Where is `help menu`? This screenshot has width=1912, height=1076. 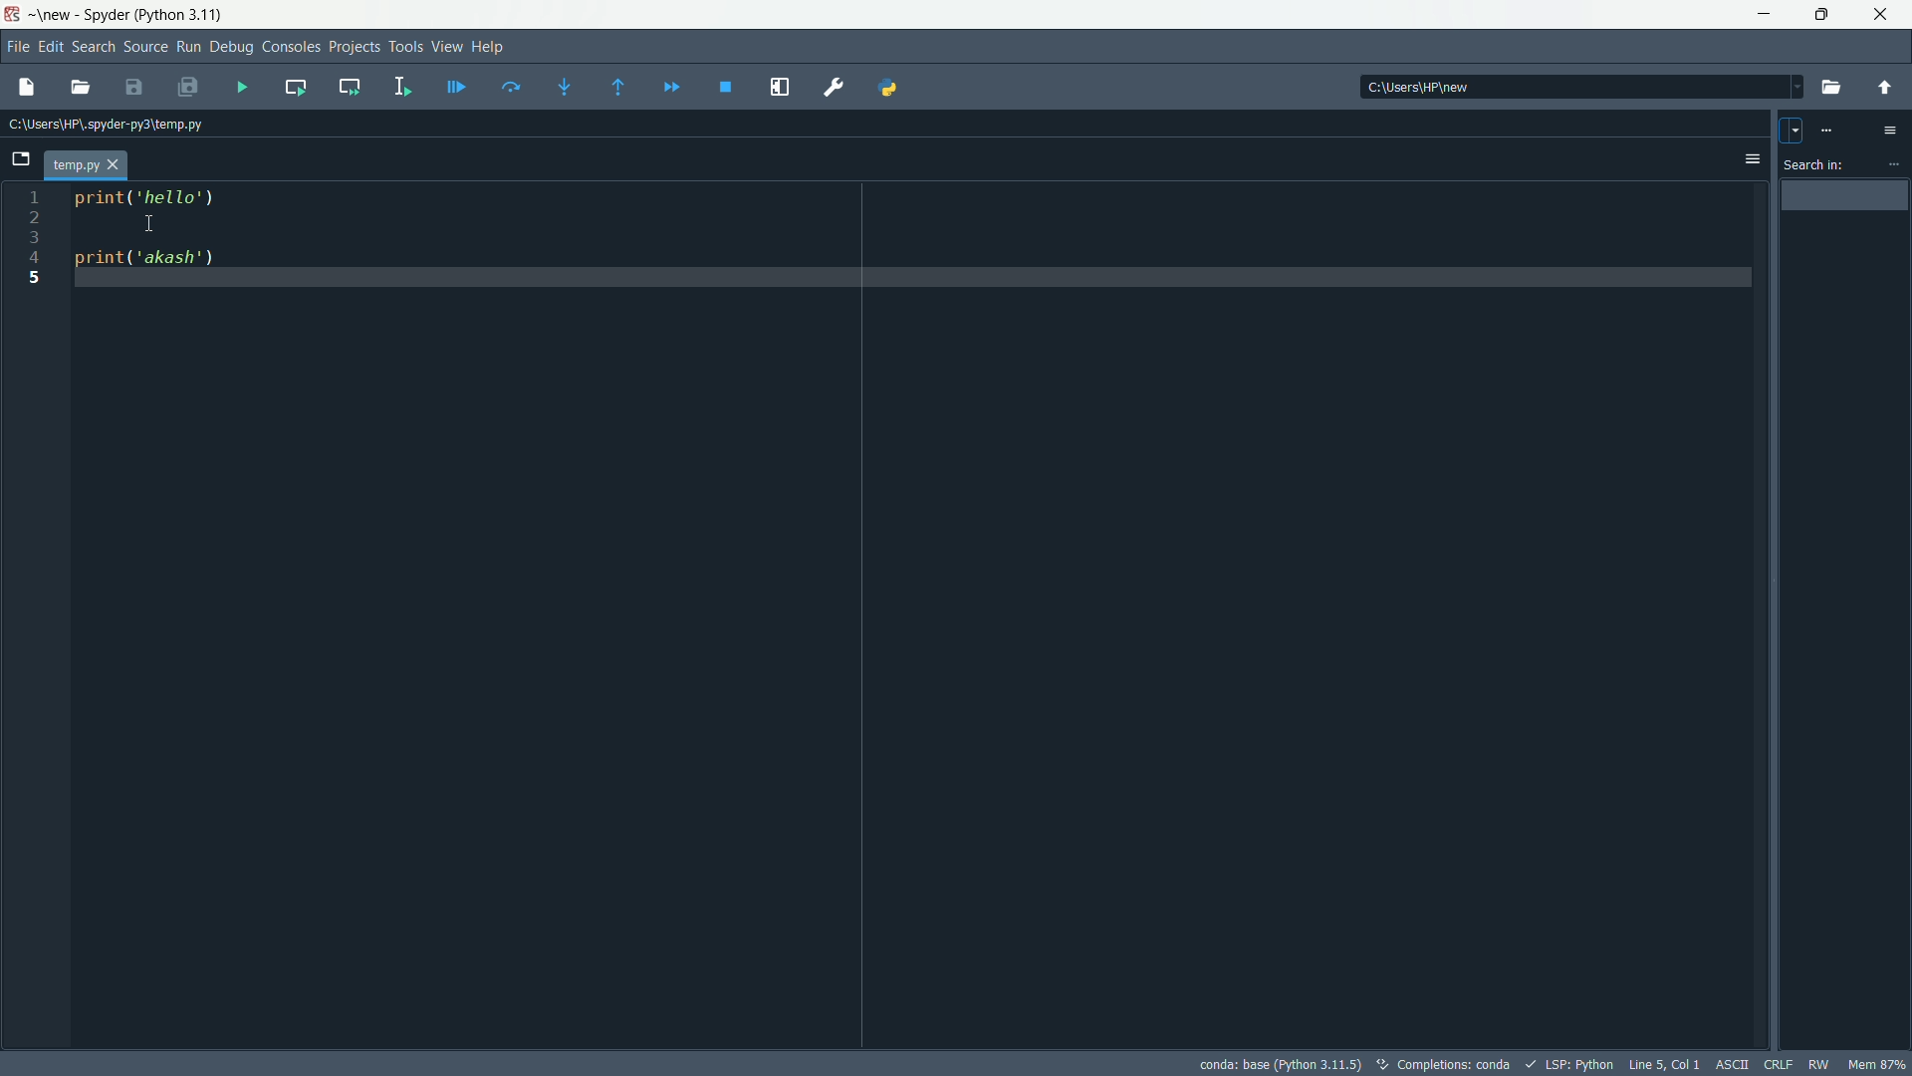 help menu is located at coordinates (489, 47).